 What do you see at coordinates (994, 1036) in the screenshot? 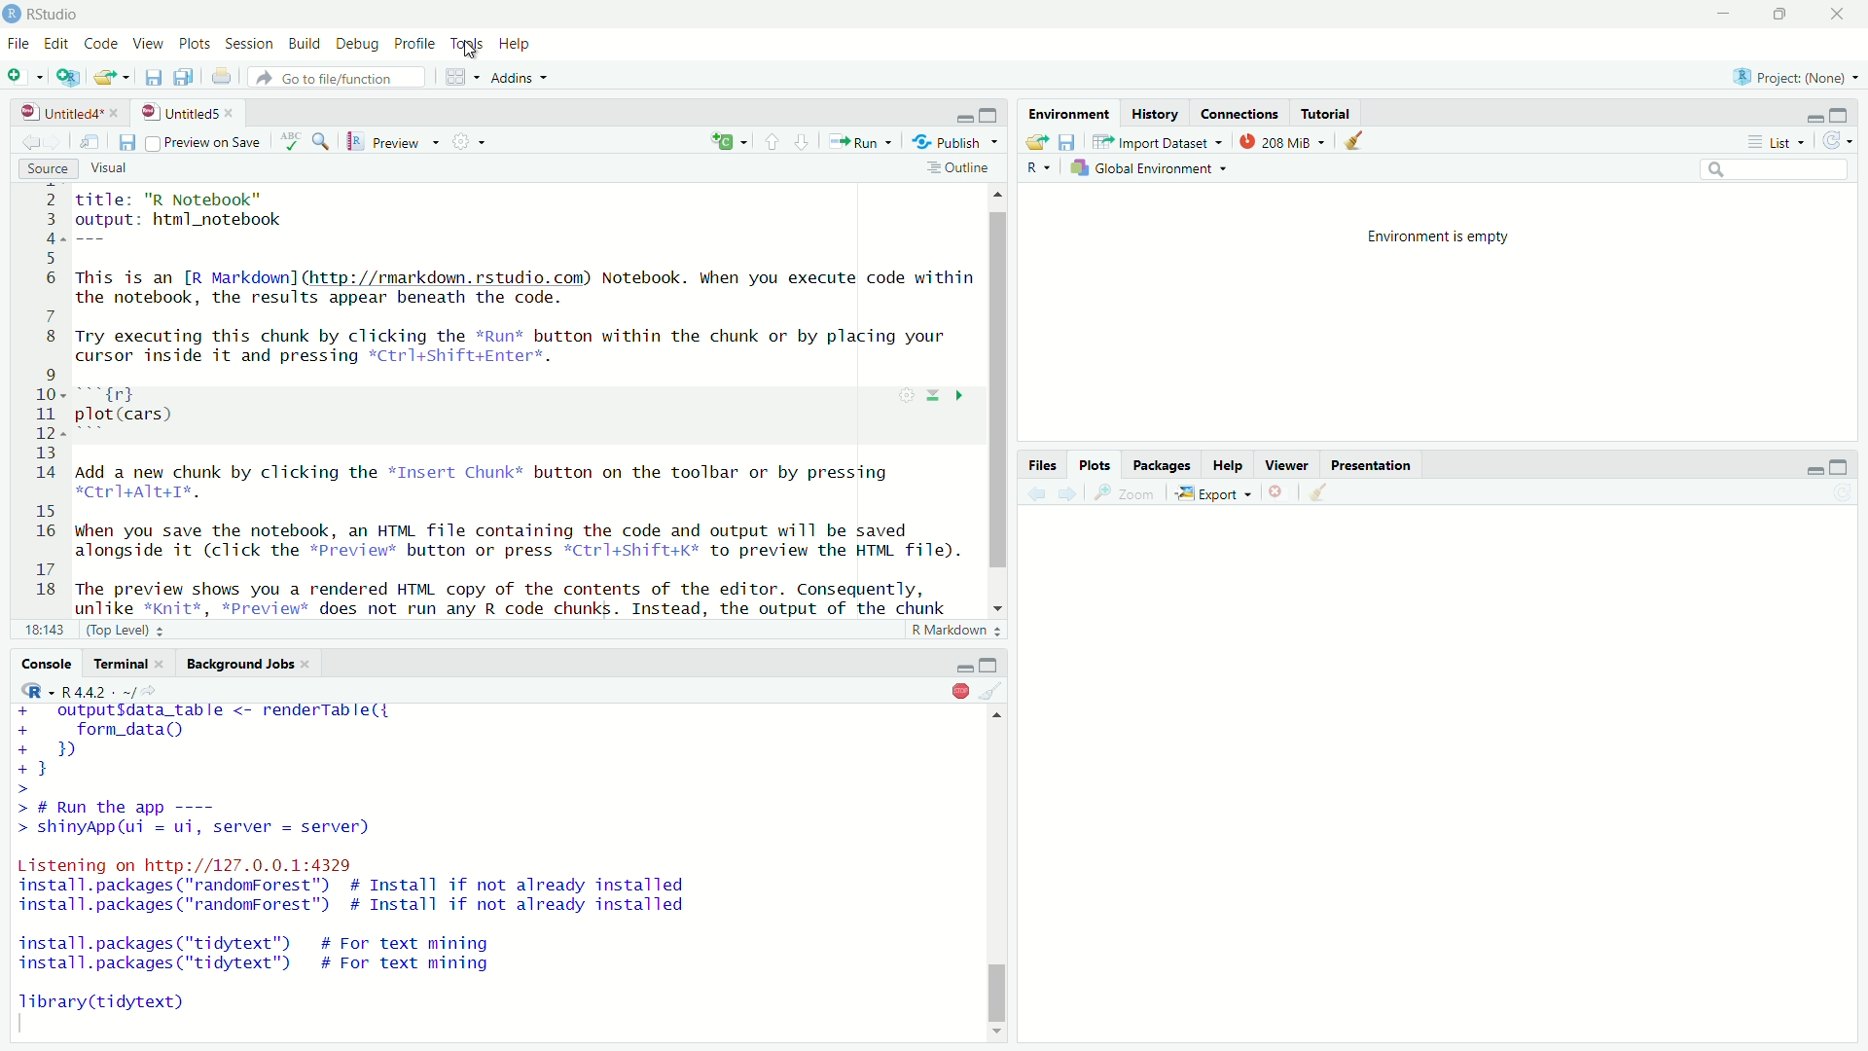
I see `scrollbar down` at bounding box center [994, 1036].